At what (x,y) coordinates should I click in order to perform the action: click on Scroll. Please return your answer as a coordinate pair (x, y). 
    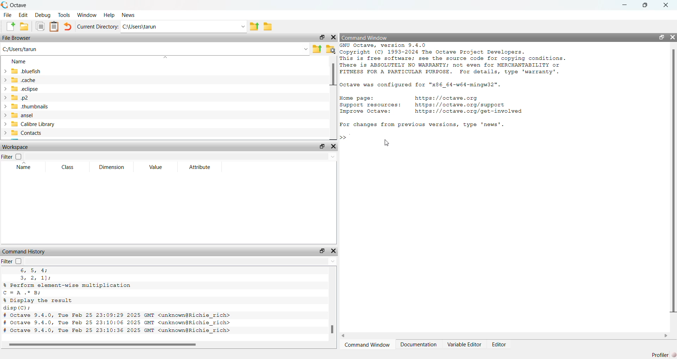
    Looking at the image, I should click on (673, 190).